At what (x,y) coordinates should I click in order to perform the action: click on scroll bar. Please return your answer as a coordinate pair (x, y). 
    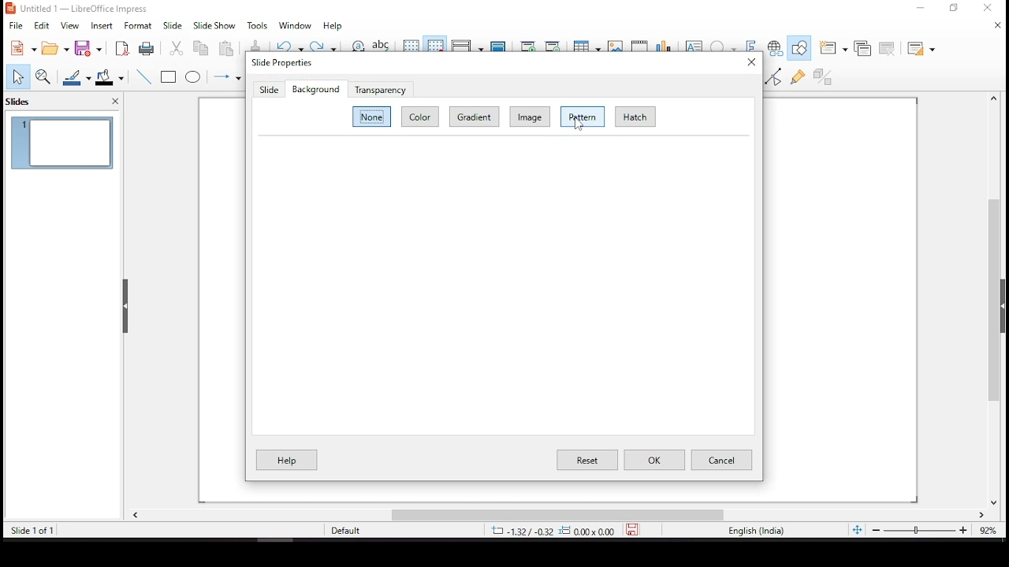
    Looking at the image, I should click on (557, 514).